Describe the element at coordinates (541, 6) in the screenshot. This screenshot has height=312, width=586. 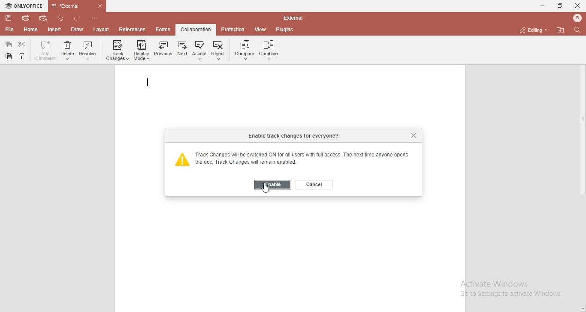
I see `minimise` at that location.